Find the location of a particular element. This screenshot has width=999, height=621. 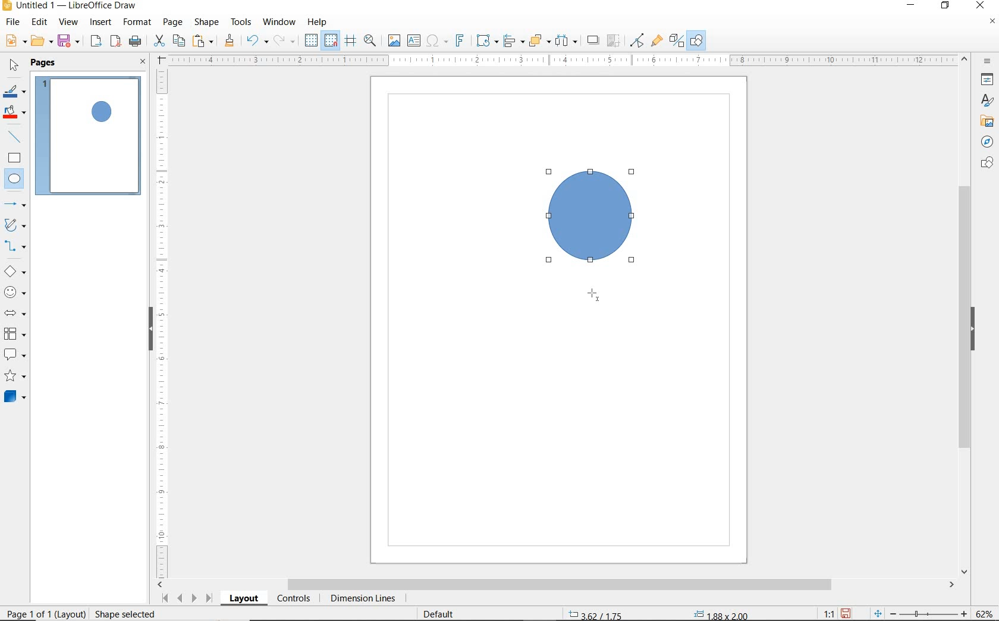

LINE COLOR is located at coordinates (14, 91).